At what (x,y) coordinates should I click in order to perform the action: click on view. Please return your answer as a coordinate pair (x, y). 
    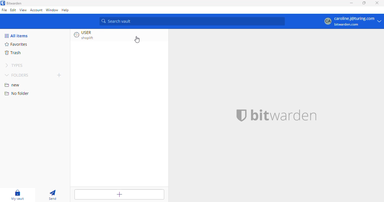
    Looking at the image, I should click on (23, 10).